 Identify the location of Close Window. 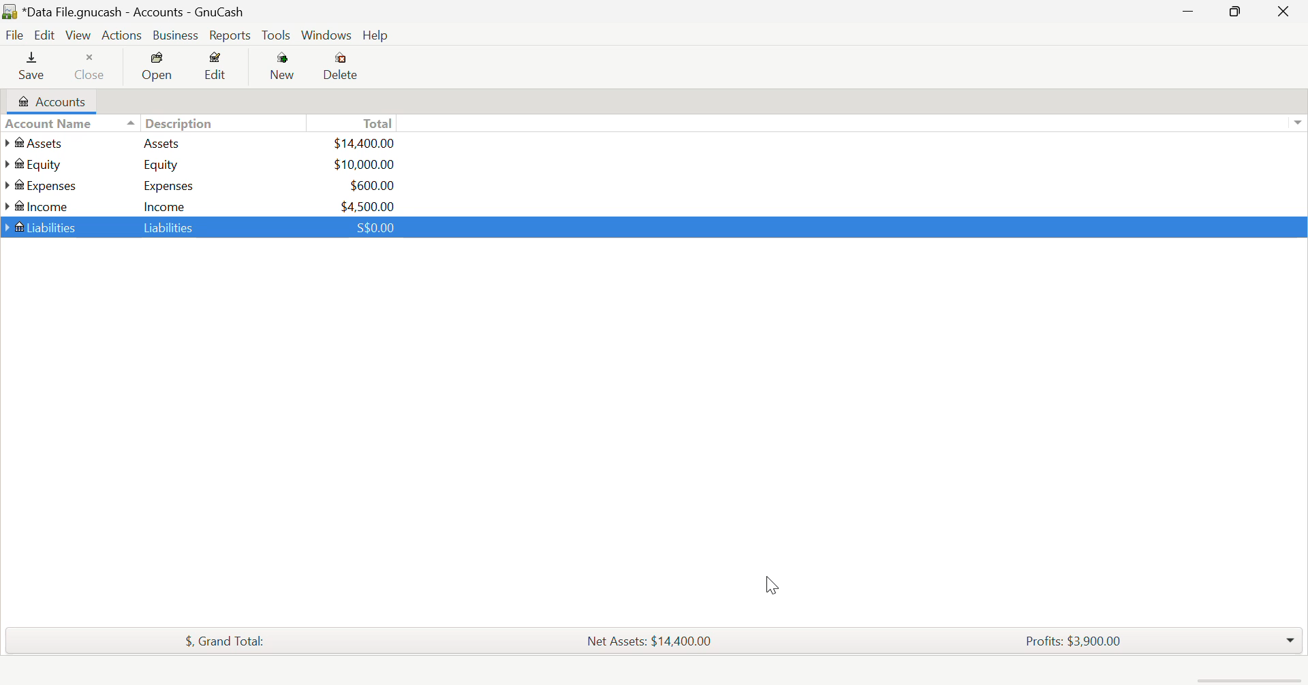
(1288, 12).